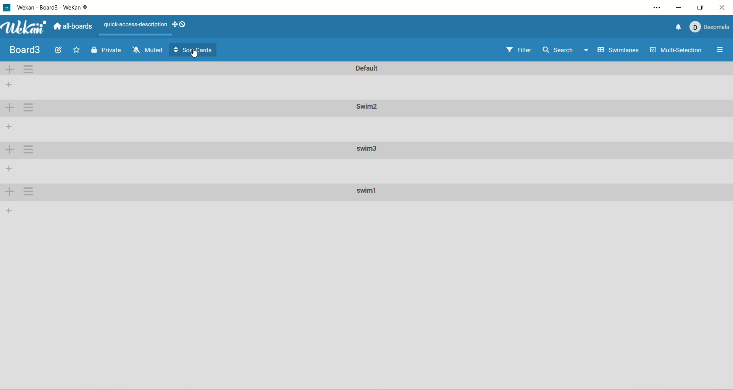  Describe the element at coordinates (29, 150) in the screenshot. I see `swimlane actions` at that location.